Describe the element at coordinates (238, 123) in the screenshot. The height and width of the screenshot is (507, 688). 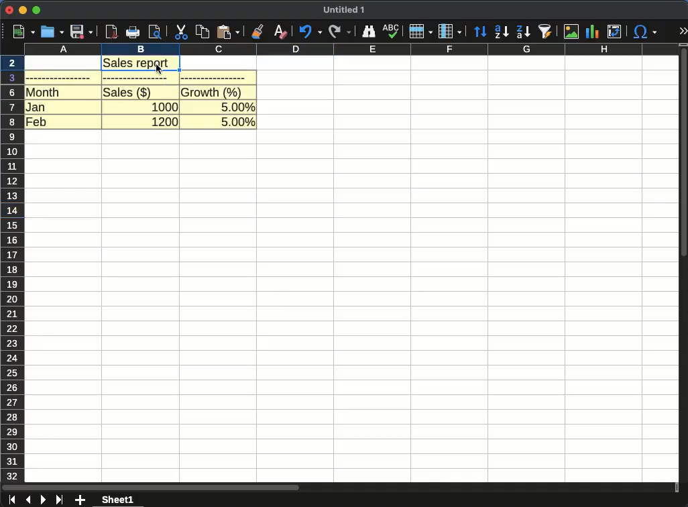
I see `5.00%` at that location.